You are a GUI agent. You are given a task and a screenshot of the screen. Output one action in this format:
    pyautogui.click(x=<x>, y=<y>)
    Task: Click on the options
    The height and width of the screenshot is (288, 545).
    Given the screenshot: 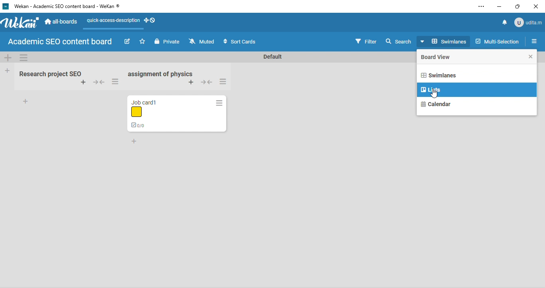 What is the action you would take?
    pyautogui.click(x=481, y=6)
    